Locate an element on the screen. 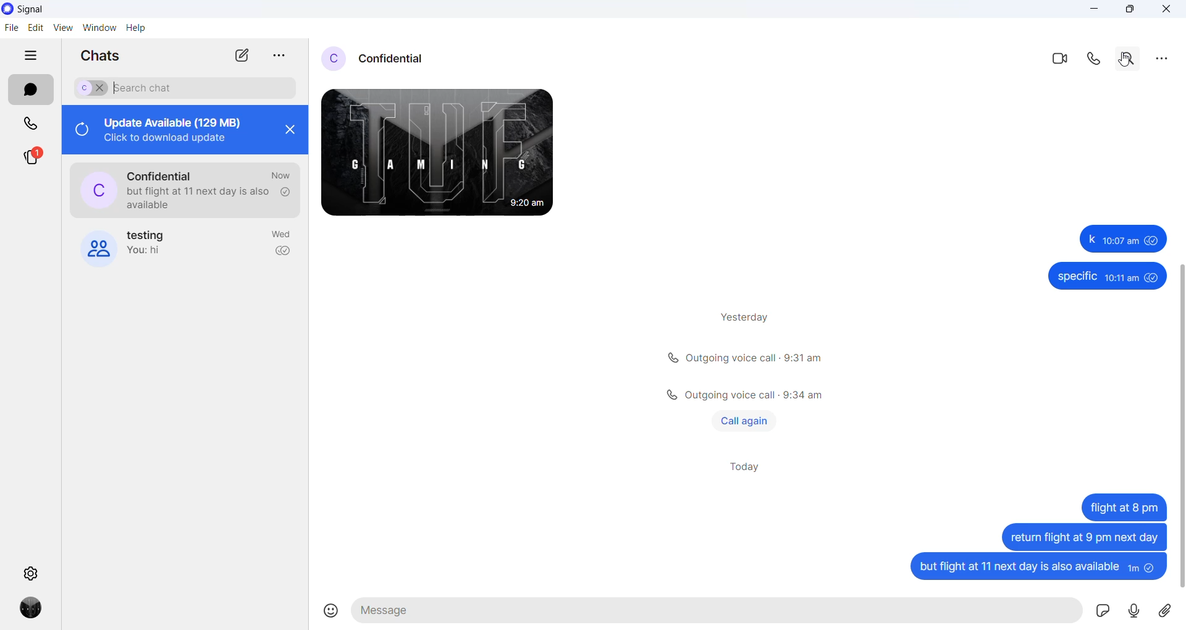 This screenshot has width=1186, height=630. application name and logo is located at coordinates (33, 10).